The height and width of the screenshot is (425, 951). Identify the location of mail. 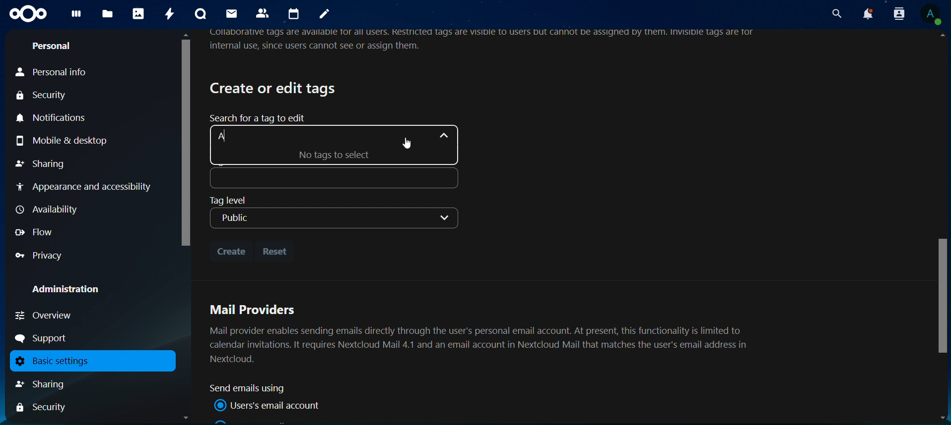
(231, 13).